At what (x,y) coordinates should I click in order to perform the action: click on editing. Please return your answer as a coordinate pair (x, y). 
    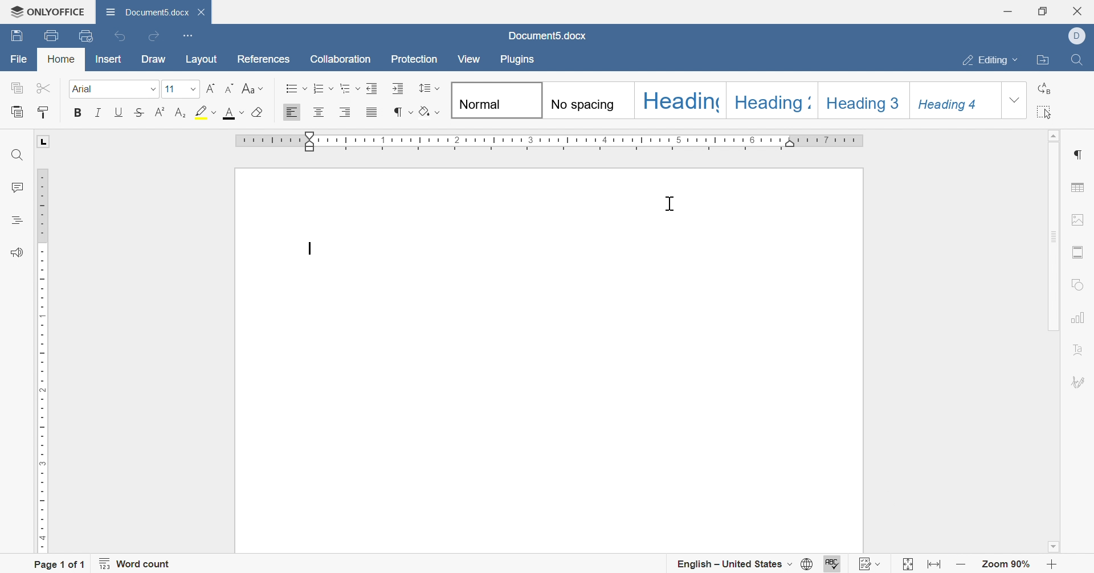
    Looking at the image, I should click on (984, 59).